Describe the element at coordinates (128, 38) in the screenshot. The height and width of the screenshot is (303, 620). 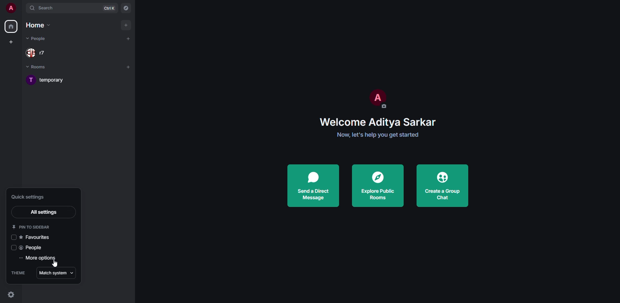
I see `add` at that location.